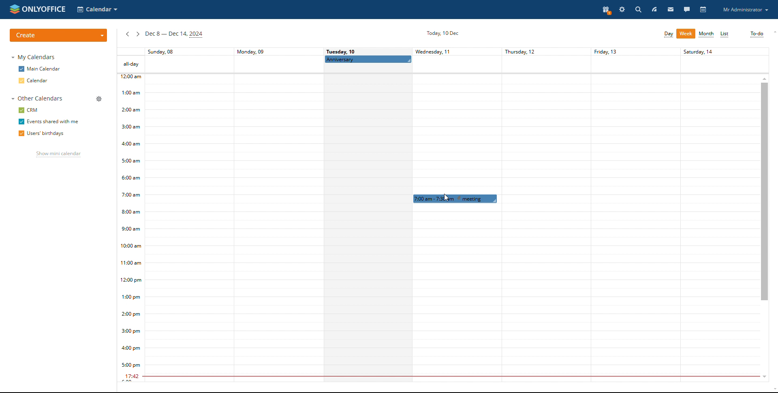 The image size is (778, 393). What do you see at coordinates (455, 198) in the screenshot?
I see `event being dragged to rescheduled` at bounding box center [455, 198].